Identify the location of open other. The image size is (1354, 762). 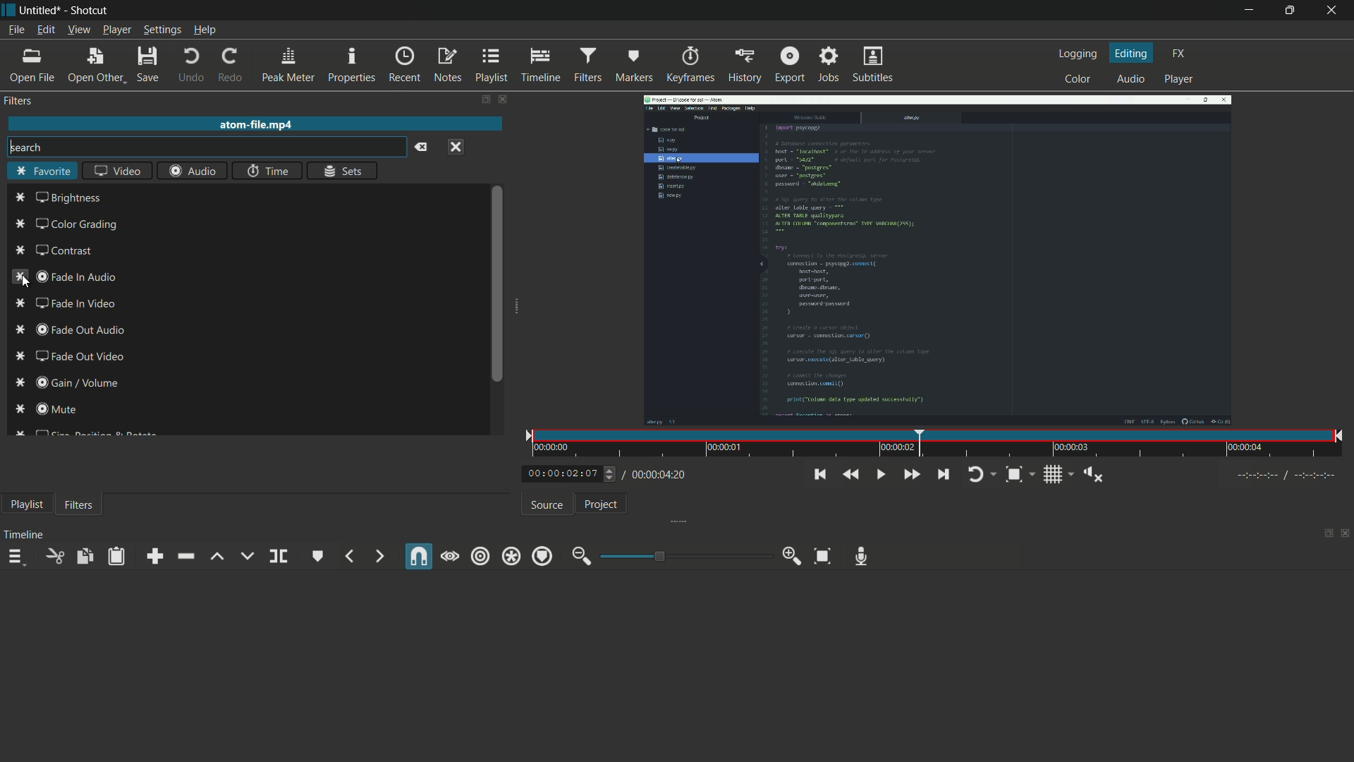
(95, 65).